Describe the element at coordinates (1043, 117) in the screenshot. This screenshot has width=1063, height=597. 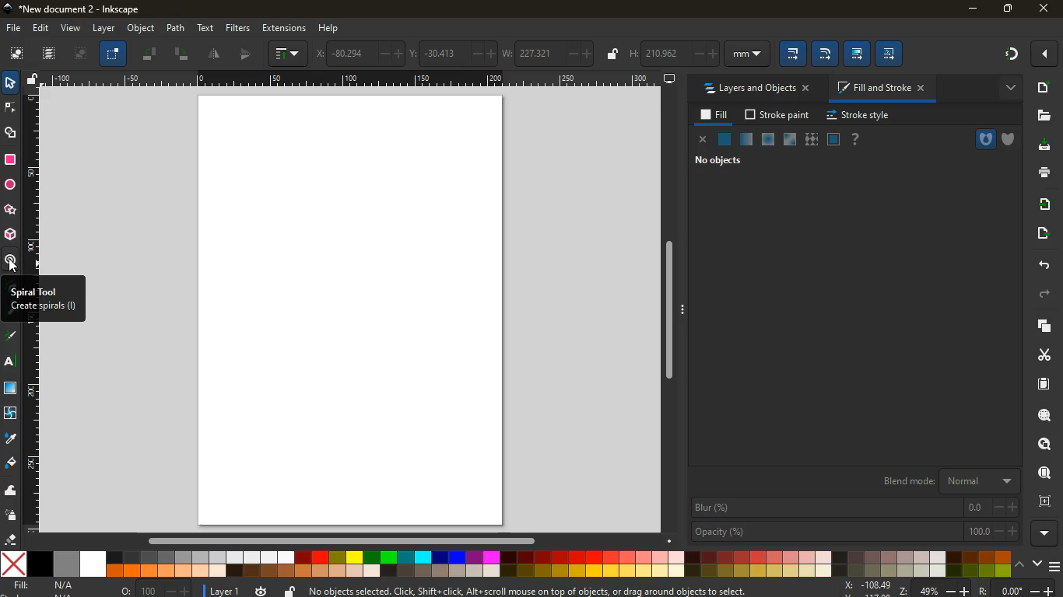
I see `file` at that location.